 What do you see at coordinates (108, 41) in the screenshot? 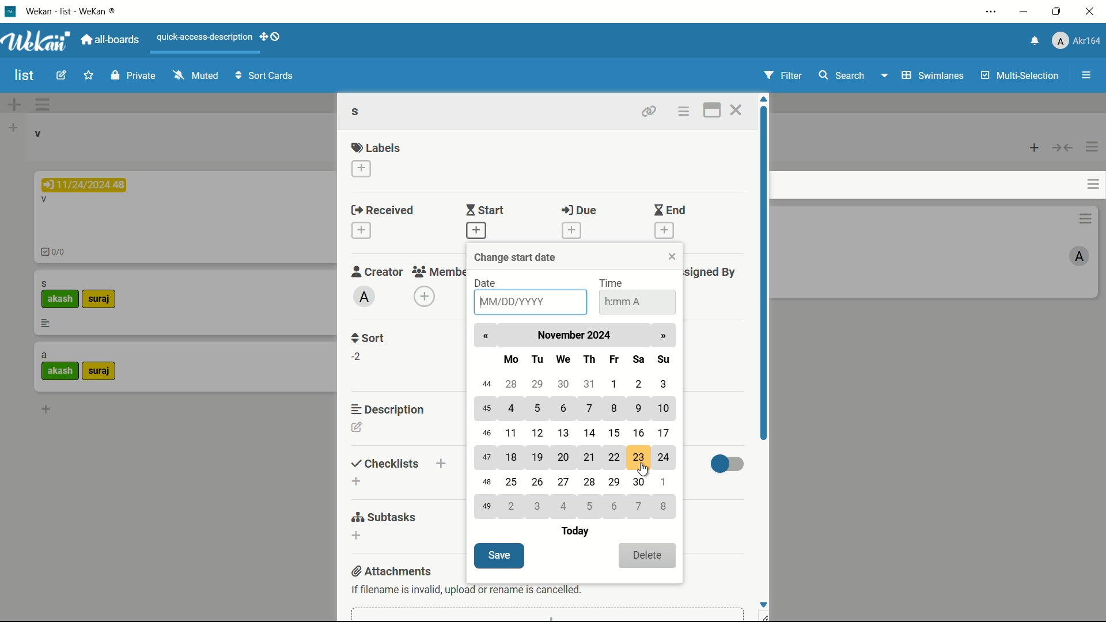
I see `all boards` at bounding box center [108, 41].